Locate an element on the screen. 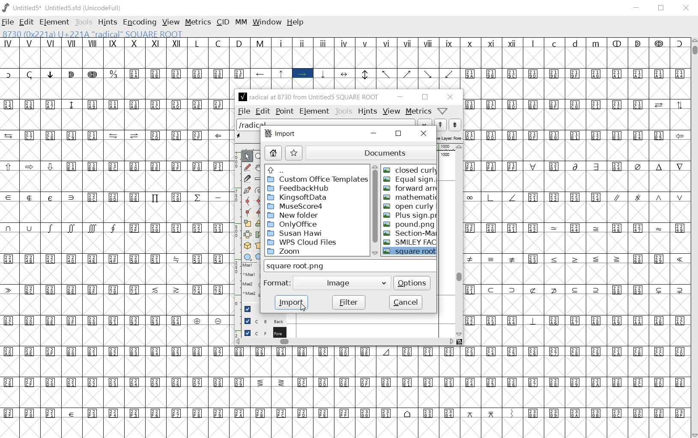 The height and width of the screenshot is (438, 698). 8730 (0x221a) U+221A "radical" SQUARE ROOT is located at coordinates (114, 34).